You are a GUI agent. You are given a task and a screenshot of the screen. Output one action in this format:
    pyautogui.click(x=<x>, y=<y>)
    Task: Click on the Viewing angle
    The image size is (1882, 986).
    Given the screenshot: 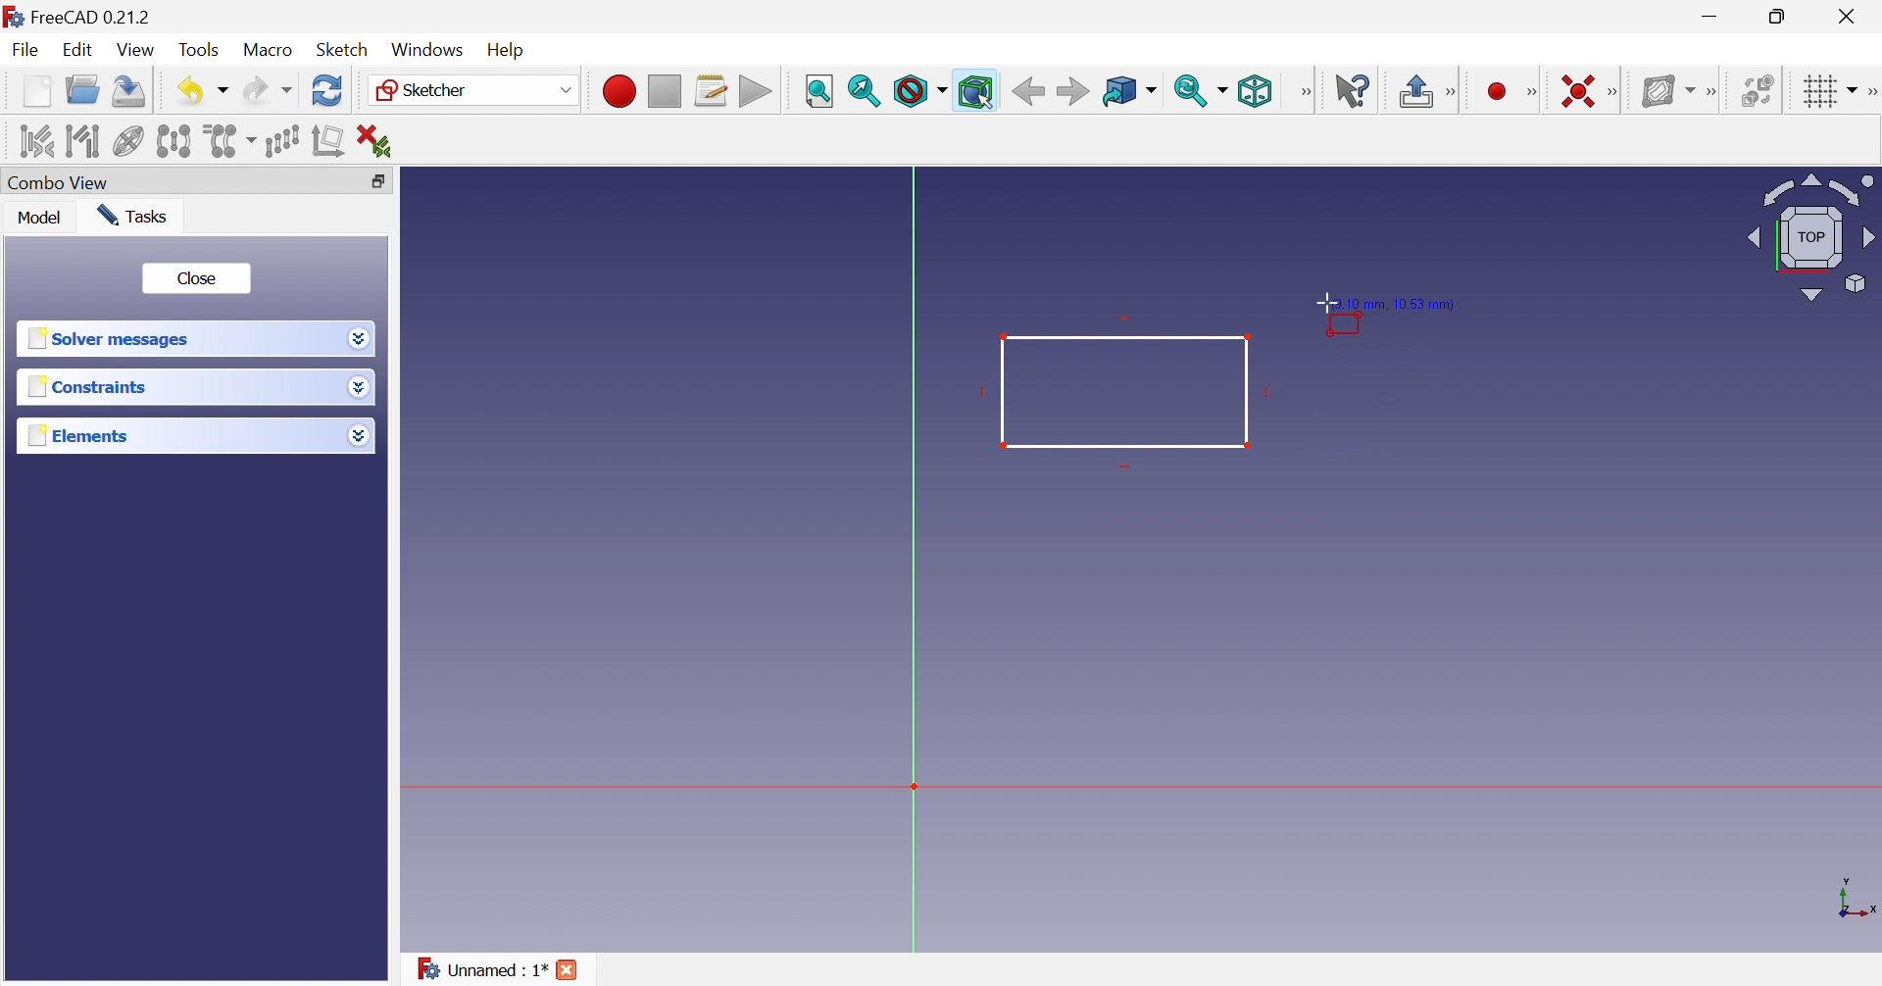 What is the action you would take?
    pyautogui.click(x=1810, y=239)
    